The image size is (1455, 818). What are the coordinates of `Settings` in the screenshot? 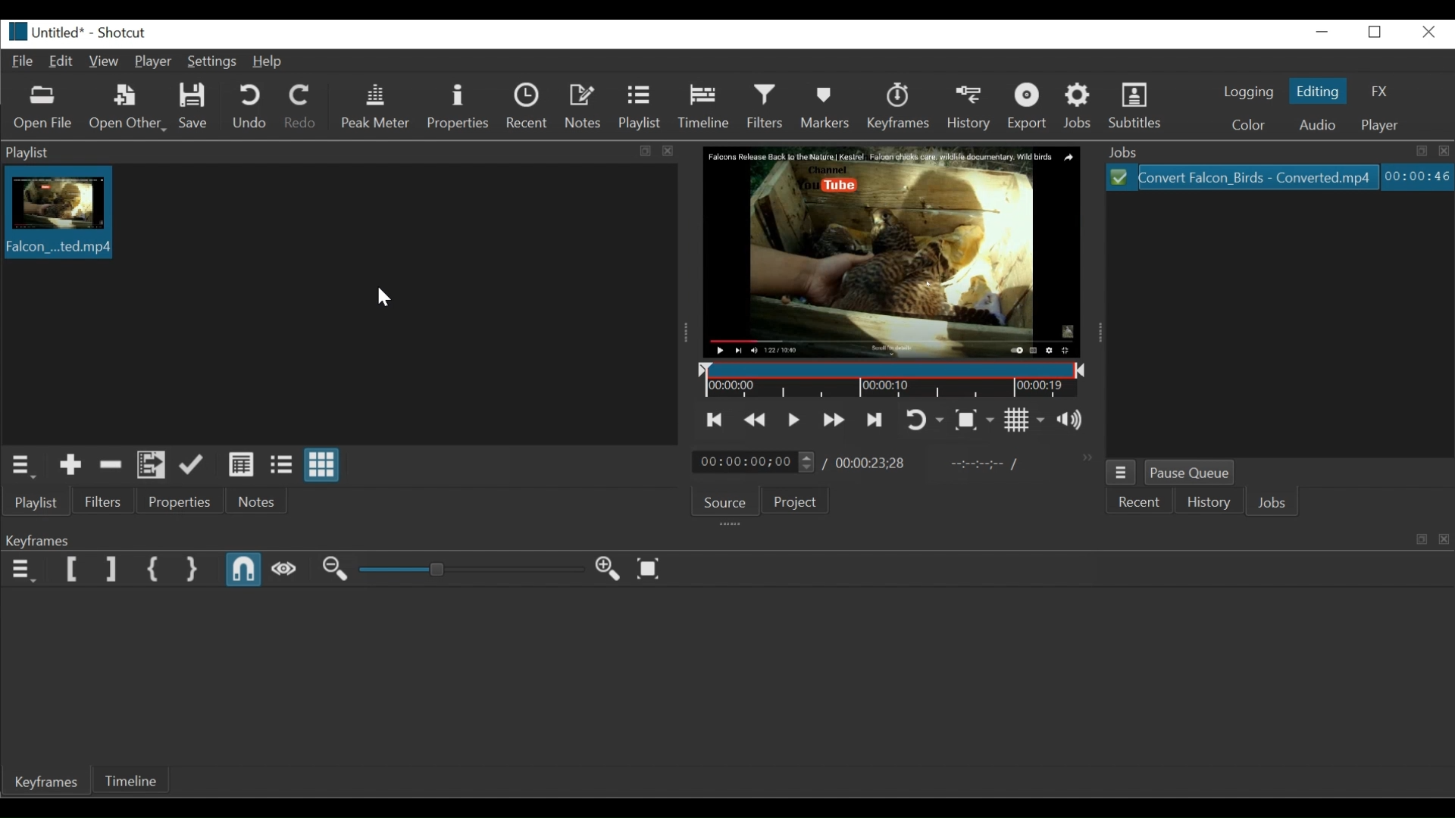 It's located at (212, 61).